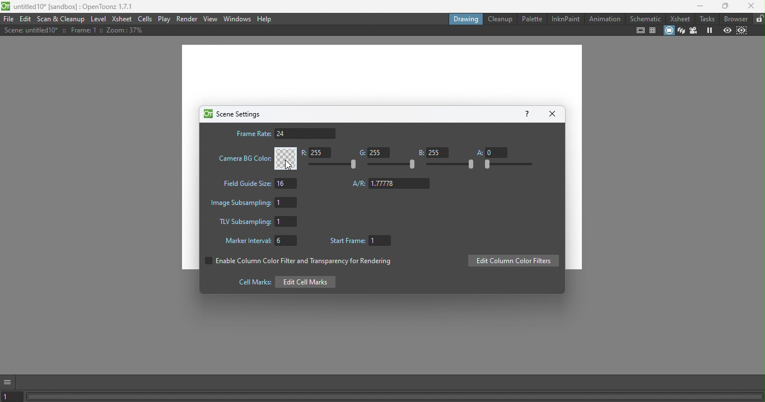 This screenshot has height=402, width=765. What do you see at coordinates (319, 153) in the screenshot?
I see `R` at bounding box center [319, 153].